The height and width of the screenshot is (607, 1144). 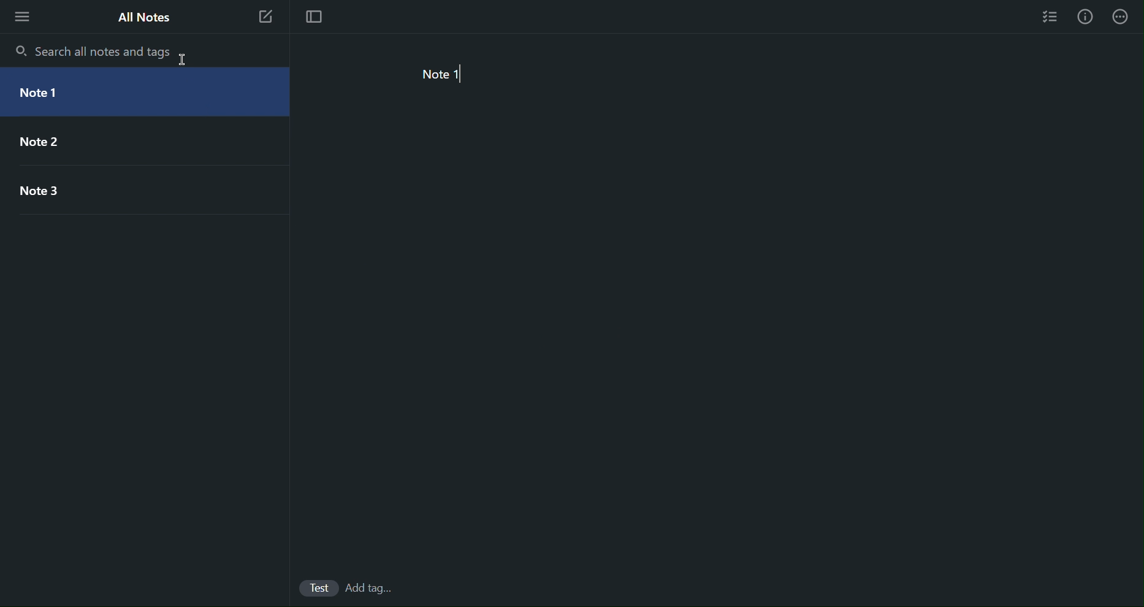 What do you see at coordinates (313, 18) in the screenshot?
I see `Focus Mode` at bounding box center [313, 18].